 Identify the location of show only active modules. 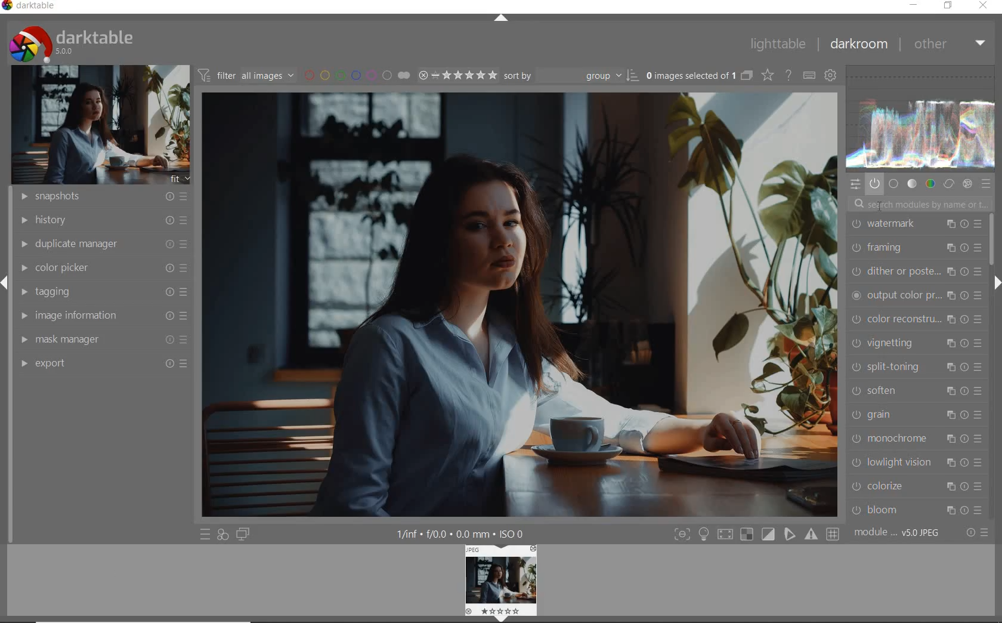
(875, 183).